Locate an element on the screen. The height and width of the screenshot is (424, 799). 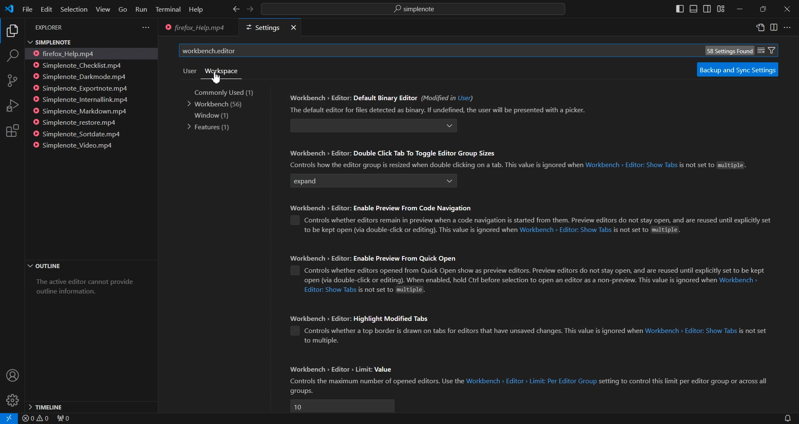
Workbench > Editor > Limit: Value is located at coordinates (342, 369).